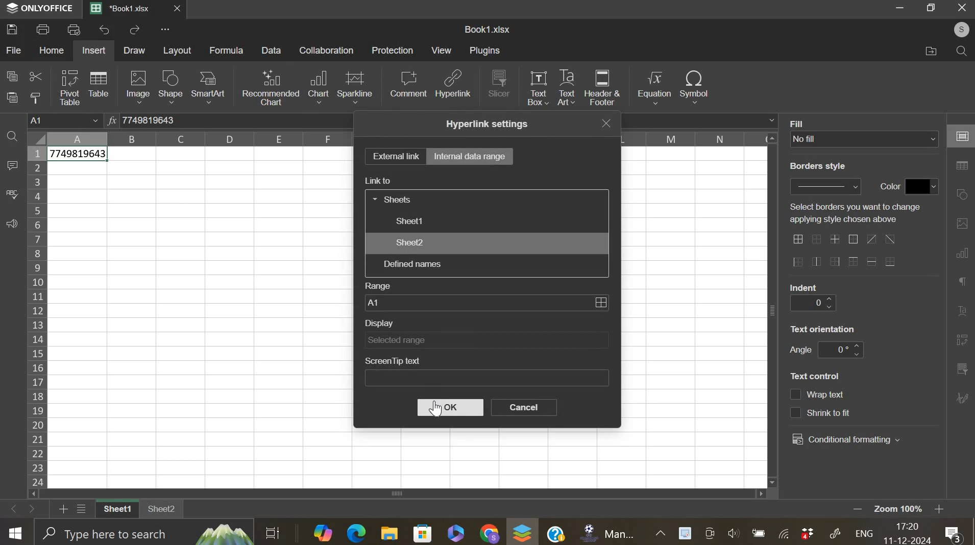 This screenshot has width=975, height=545. Describe the element at coordinates (959, 51) in the screenshot. I see `find` at that location.